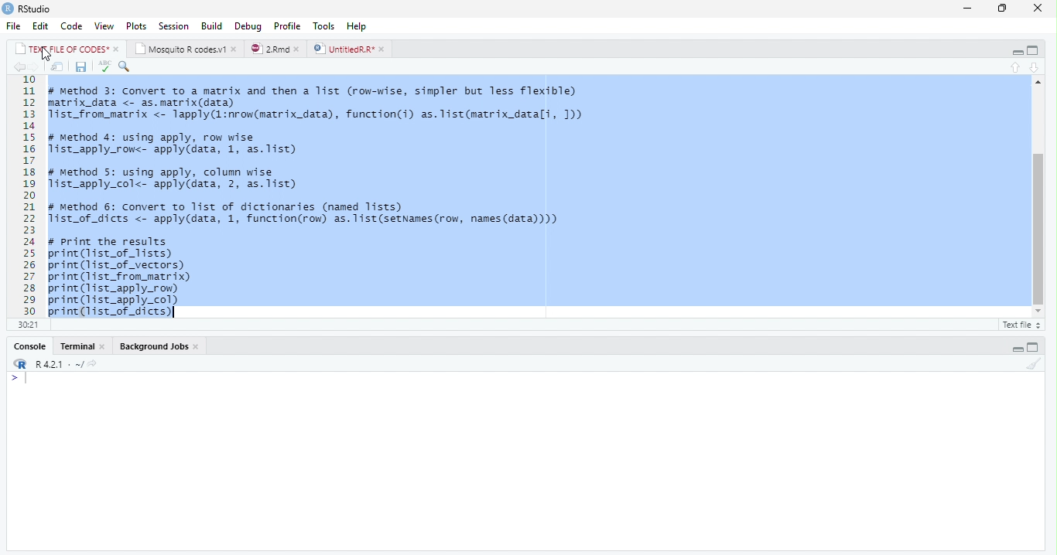 The width and height of the screenshot is (1057, 555). Describe the element at coordinates (125, 66) in the screenshot. I see `Find/Replace` at that location.